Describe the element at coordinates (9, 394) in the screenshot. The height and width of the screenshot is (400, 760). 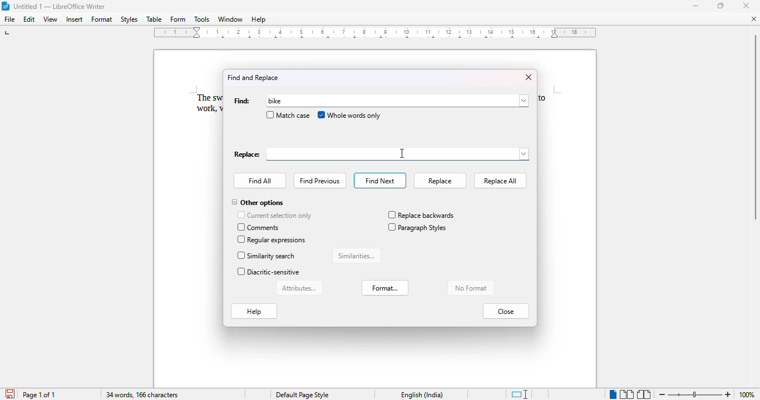
I see `save document` at that location.